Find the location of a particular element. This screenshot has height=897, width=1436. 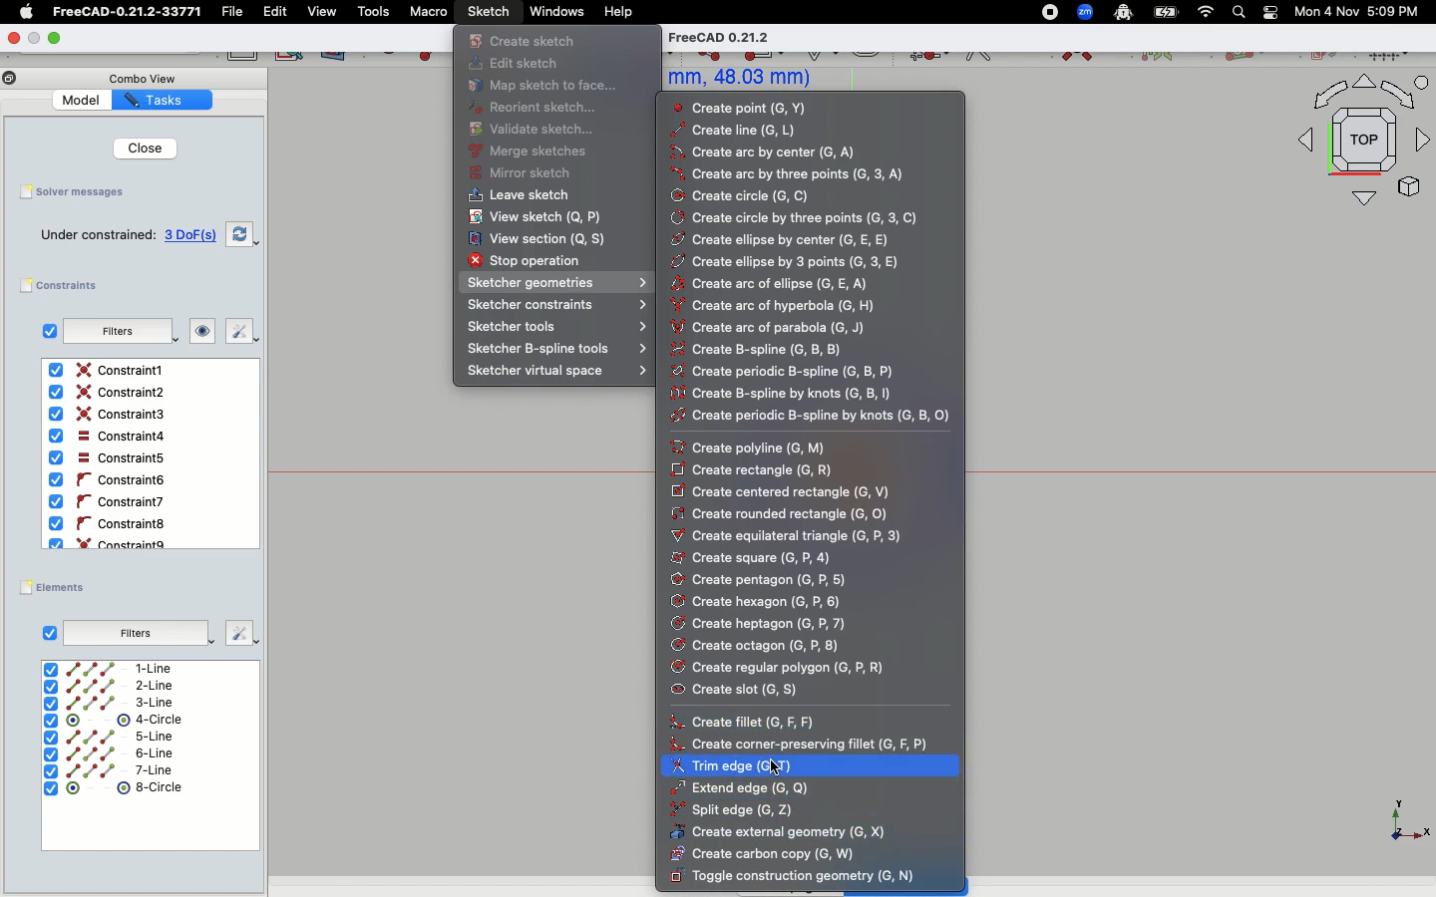

Sketcher constraints is located at coordinates (555, 304).